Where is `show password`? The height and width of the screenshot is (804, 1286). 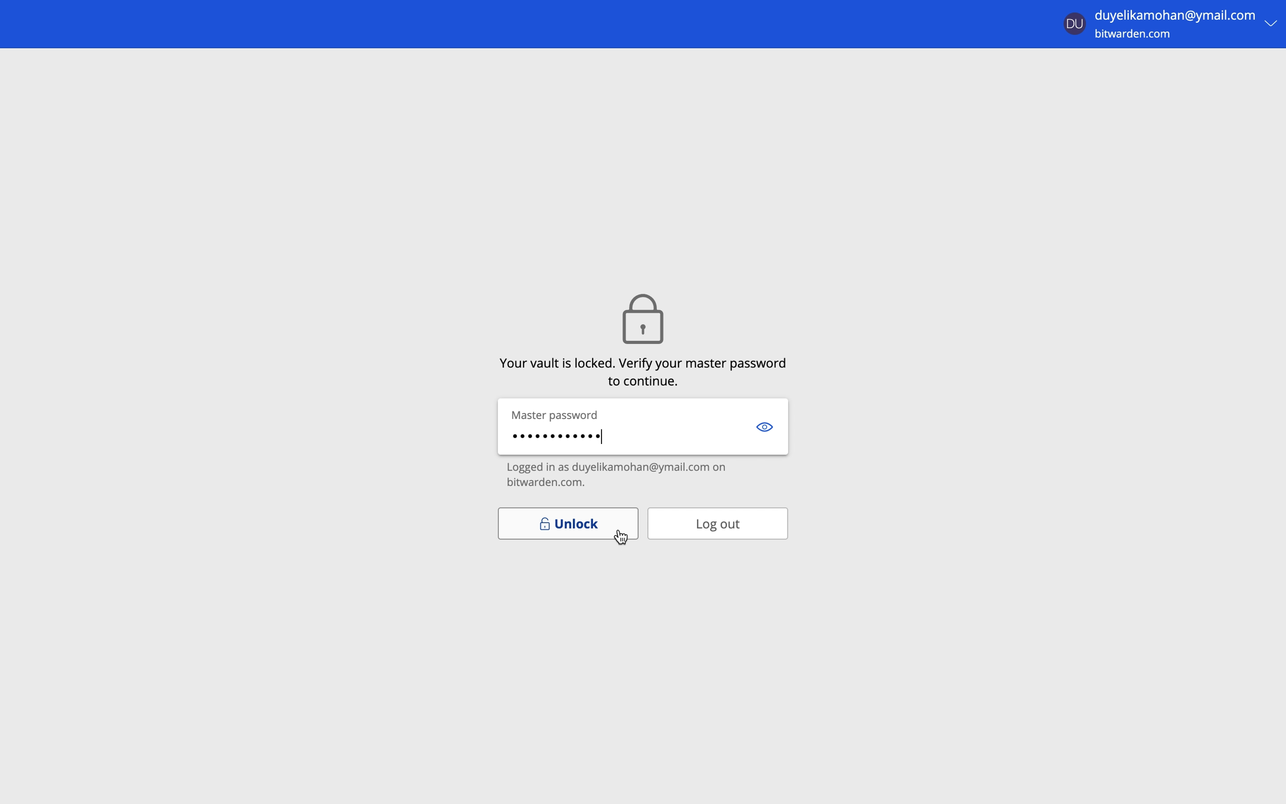
show password is located at coordinates (765, 425).